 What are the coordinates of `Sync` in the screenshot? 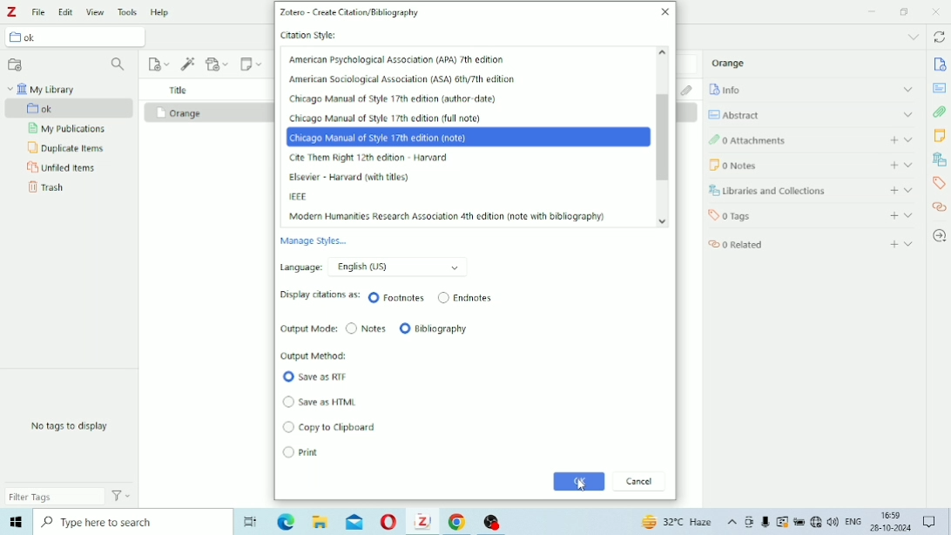 It's located at (939, 38).